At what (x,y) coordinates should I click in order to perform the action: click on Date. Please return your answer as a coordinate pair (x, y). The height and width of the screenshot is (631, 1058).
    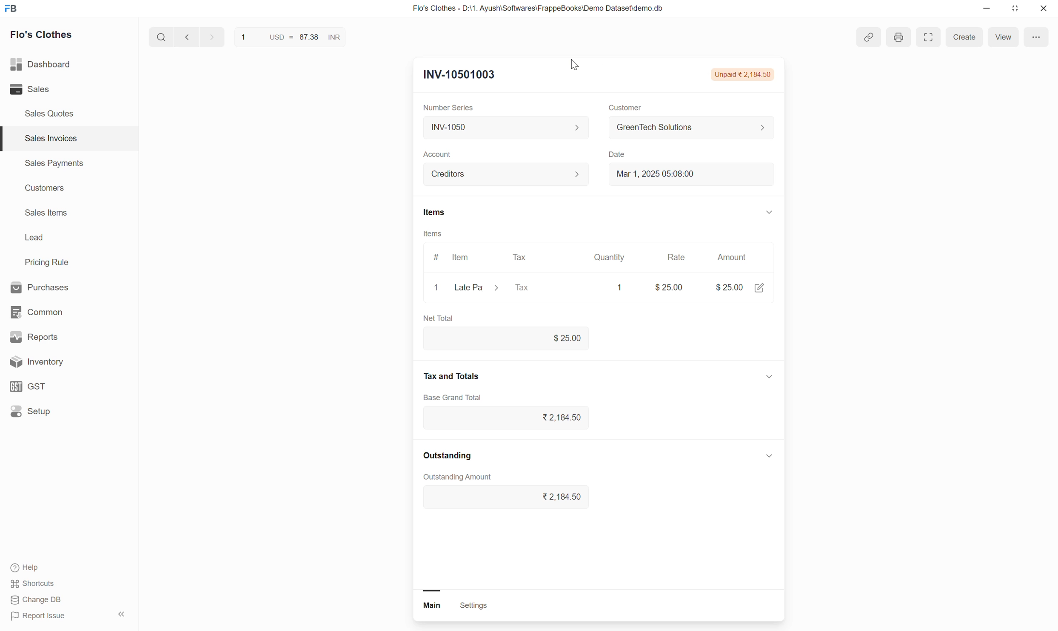
    Looking at the image, I should click on (616, 155).